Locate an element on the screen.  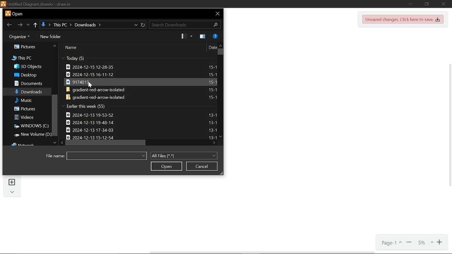
Move down in folders is located at coordinates (54, 143).